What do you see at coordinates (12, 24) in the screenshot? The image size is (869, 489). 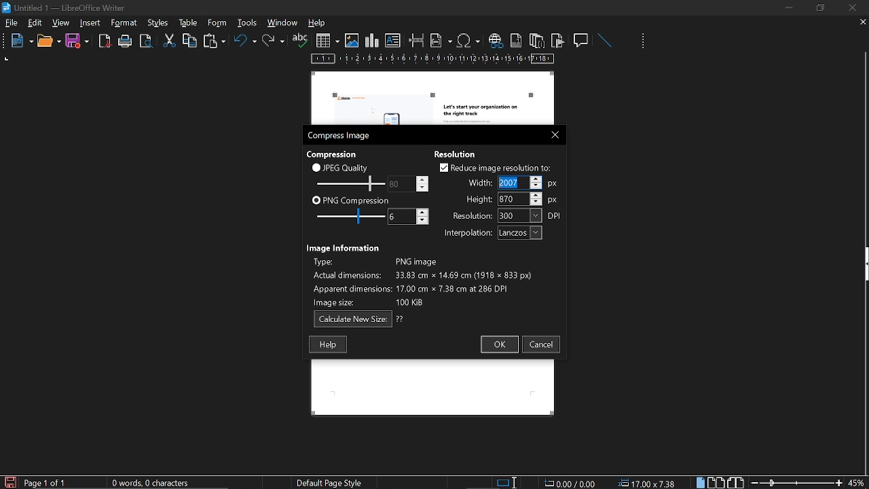 I see `file` at bounding box center [12, 24].